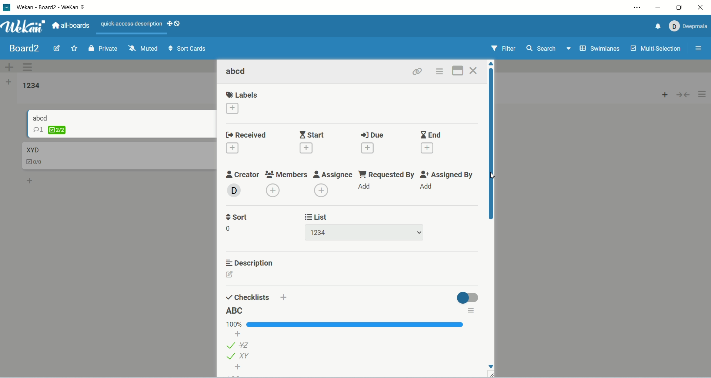 The image size is (711, 378). What do you see at coordinates (73, 26) in the screenshot?
I see `all boards` at bounding box center [73, 26].